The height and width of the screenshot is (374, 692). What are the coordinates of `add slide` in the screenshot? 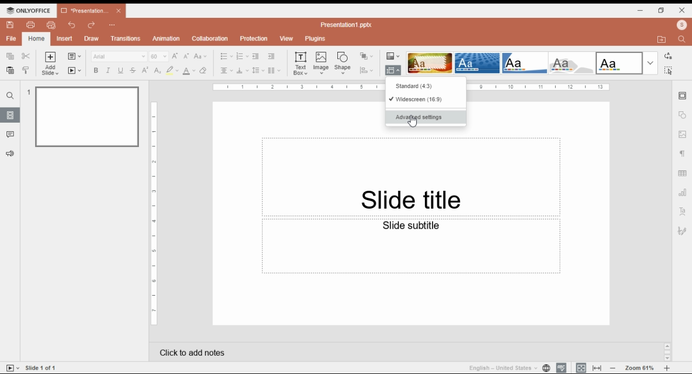 It's located at (51, 64).